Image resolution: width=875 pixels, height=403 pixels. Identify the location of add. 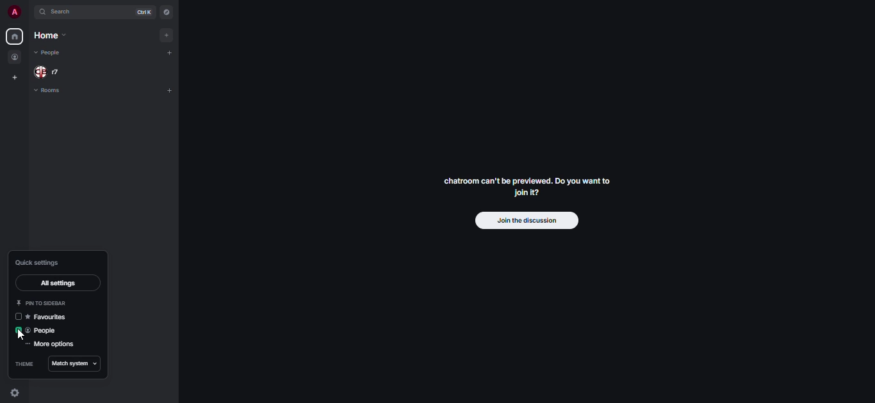
(170, 35).